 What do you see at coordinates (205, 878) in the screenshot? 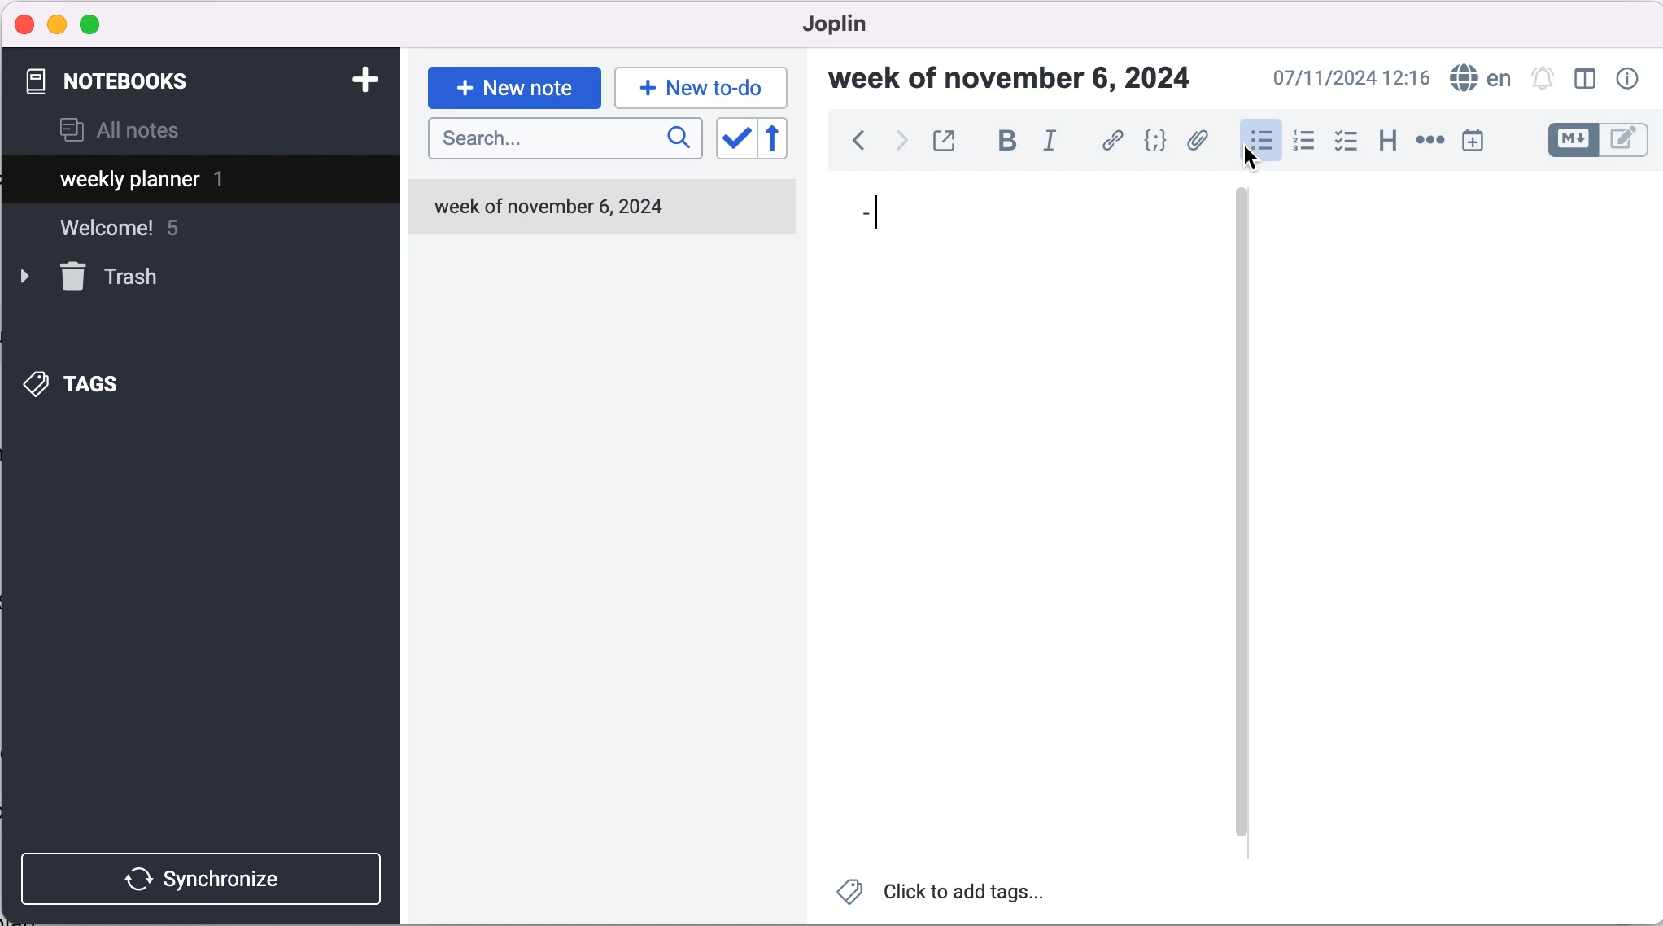
I see `synchronize` at bounding box center [205, 878].